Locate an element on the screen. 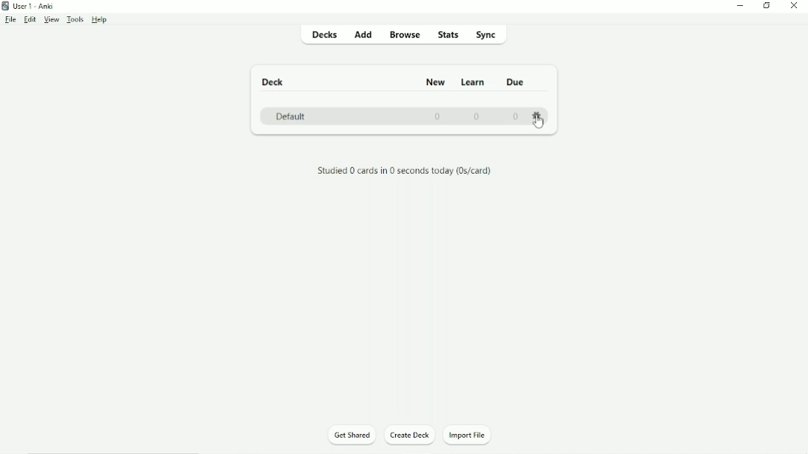  Close is located at coordinates (795, 6).